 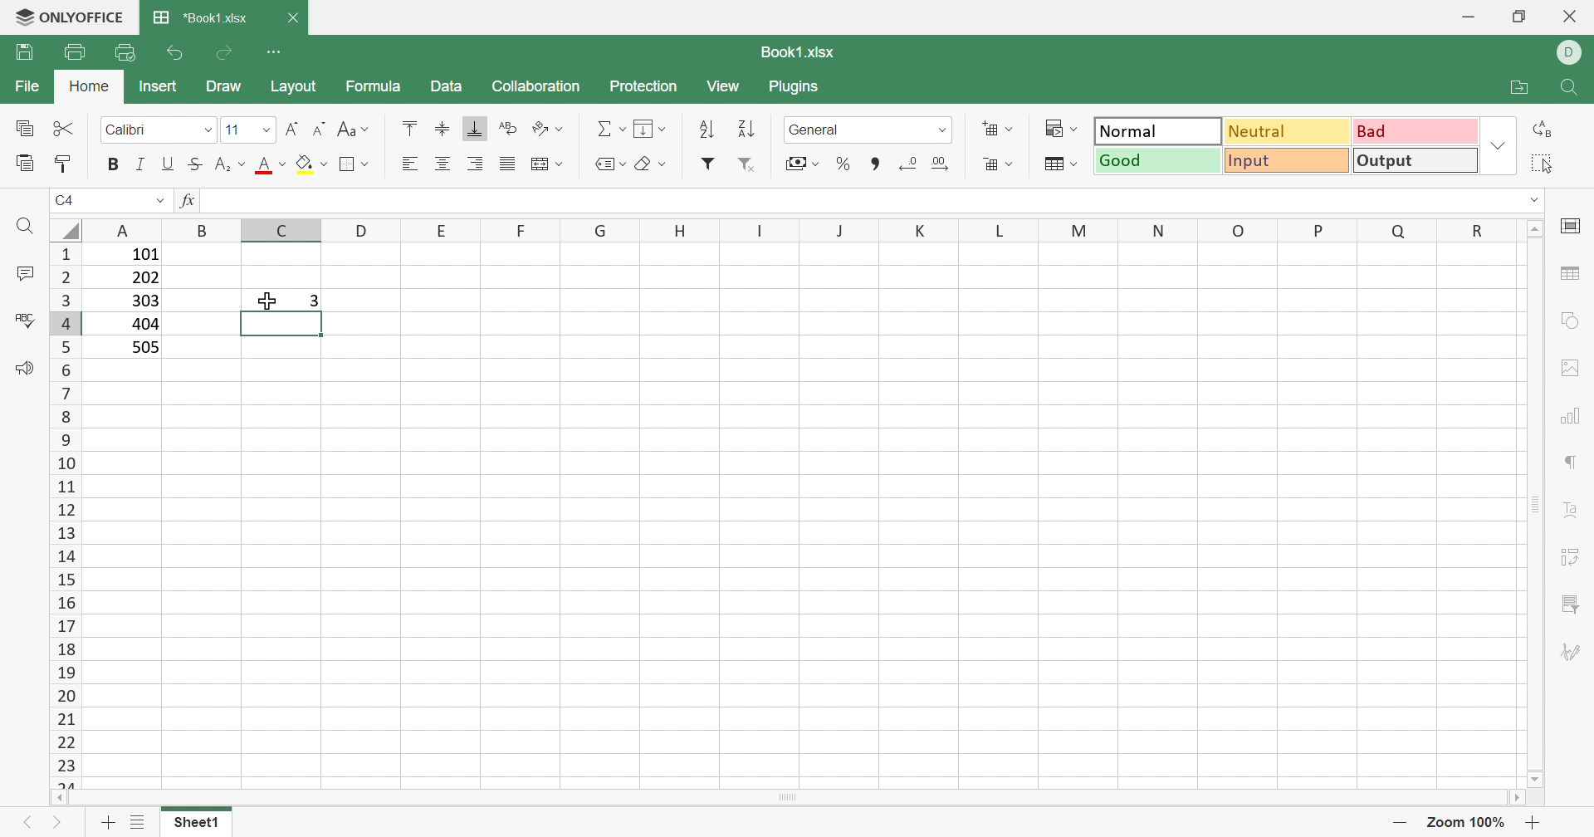 I want to click on Strikethrough, so click(x=195, y=165).